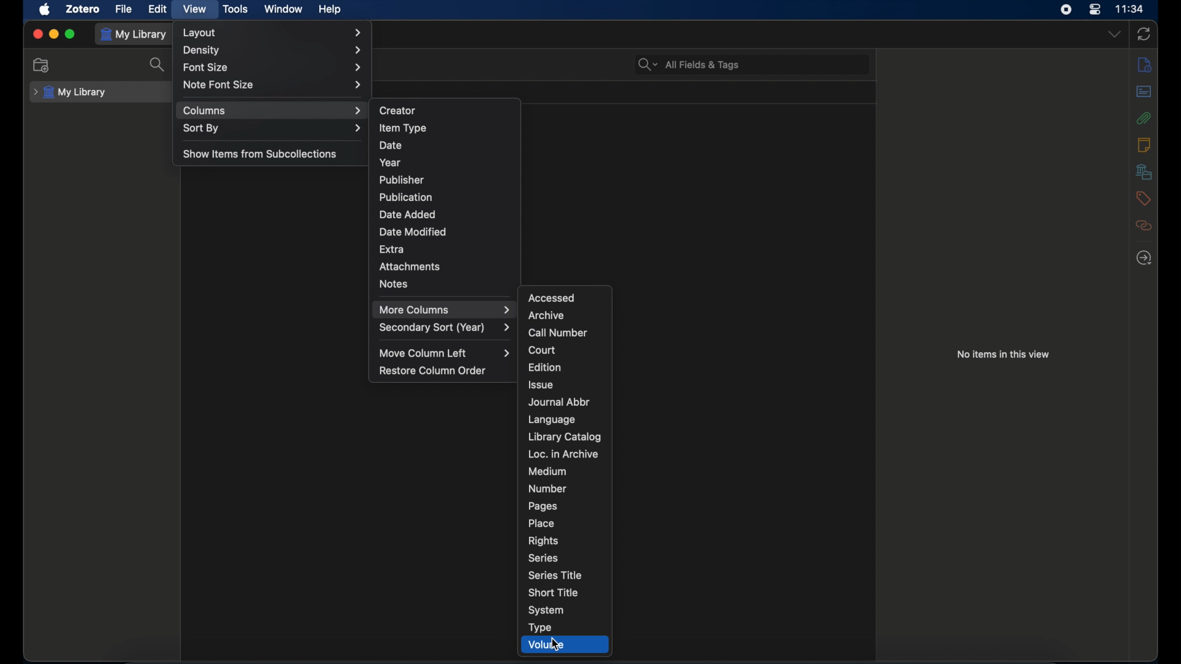 This screenshot has width=1181, height=664. What do you see at coordinates (552, 298) in the screenshot?
I see `accessed` at bounding box center [552, 298].